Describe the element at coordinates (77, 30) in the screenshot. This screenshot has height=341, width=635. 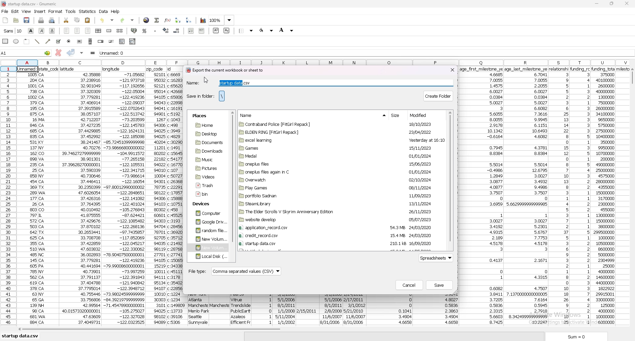
I see `centre` at that location.